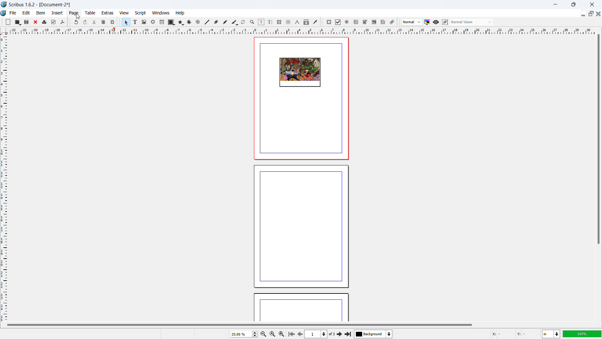 The image size is (602, 339). What do you see at coordinates (74, 13) in the screenshot?
I see `page` at bounding box center [74, 13].